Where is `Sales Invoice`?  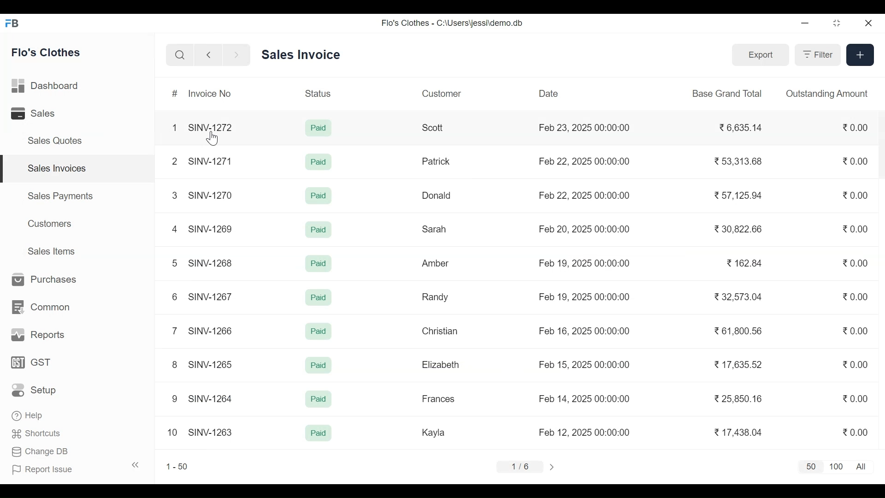
Sales Invoice is located at coordinates (301, 54).